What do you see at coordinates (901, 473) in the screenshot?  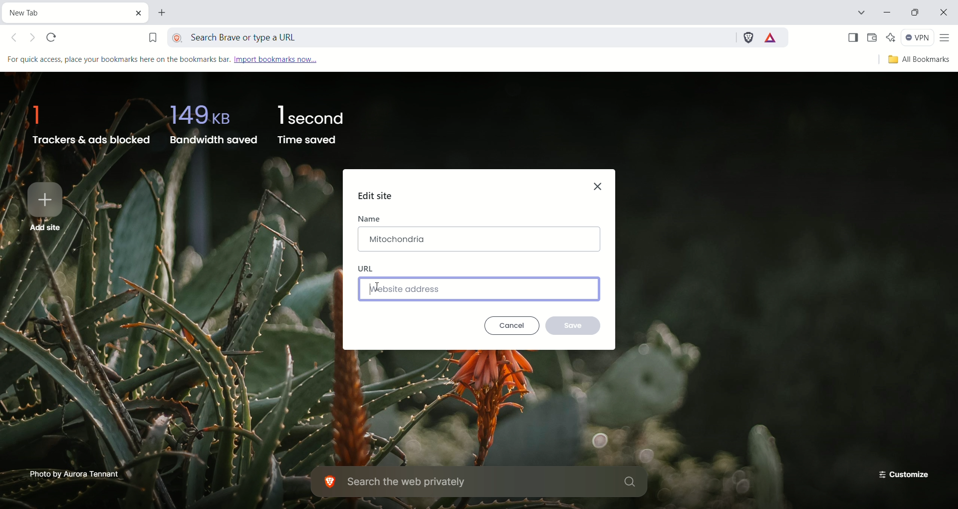 I see `customize` at bounding box center [901, 473].